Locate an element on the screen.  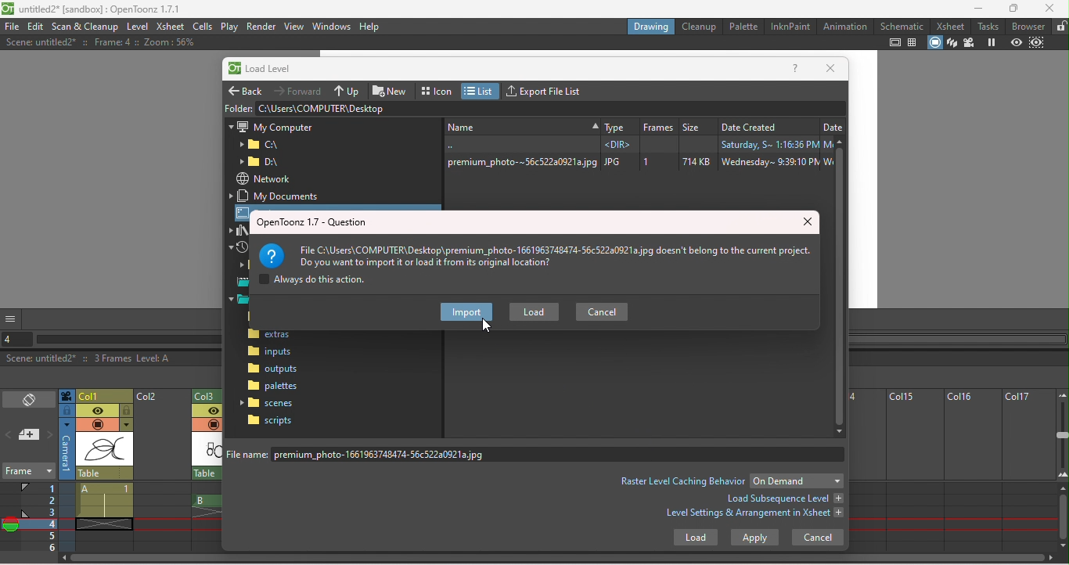
Date  is located at coordinates (833, 124).